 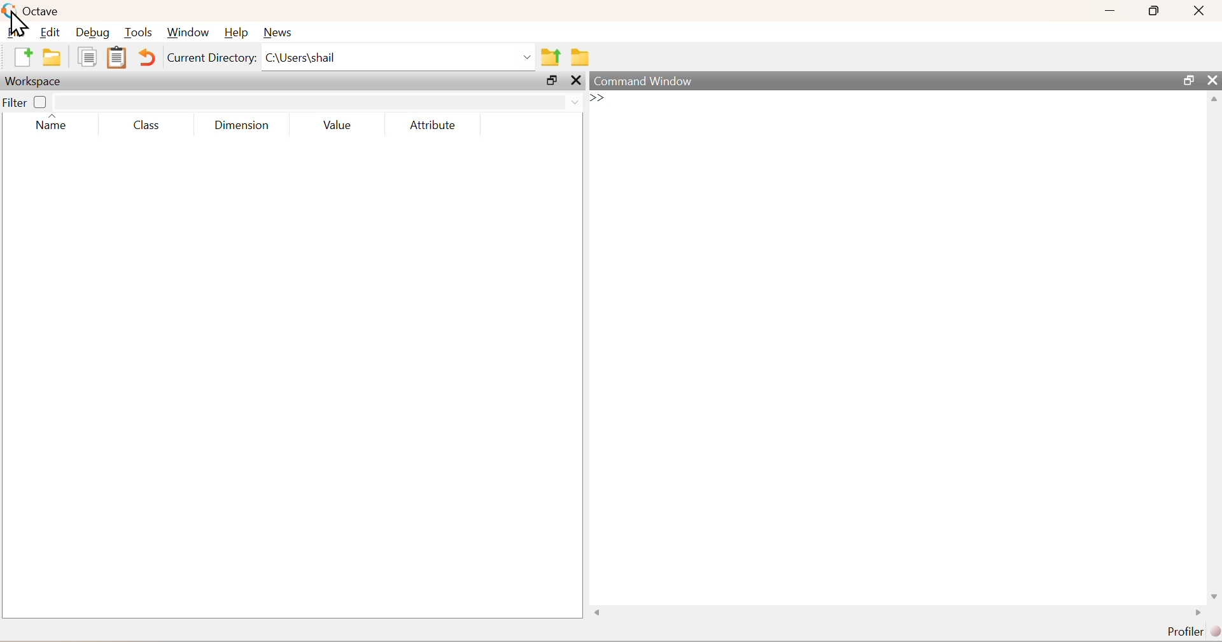 I want to click on parent directory, so click(x=551, y=57).